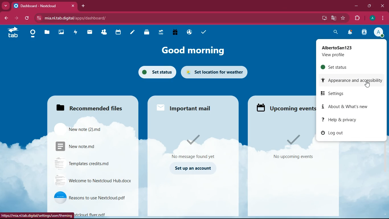 This screenshot has width=389, height=219. I want to click on refresh, so click(28, 19).